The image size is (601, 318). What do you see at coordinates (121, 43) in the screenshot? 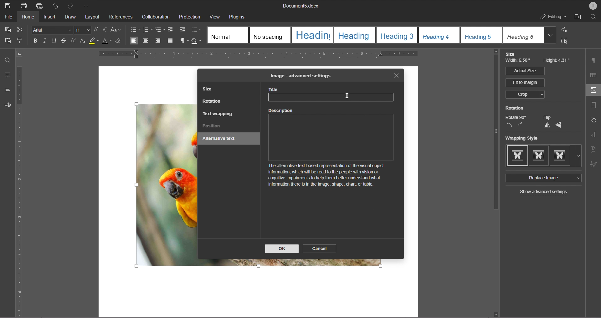
I see `Erase Style` at bounding box center [121, 43].